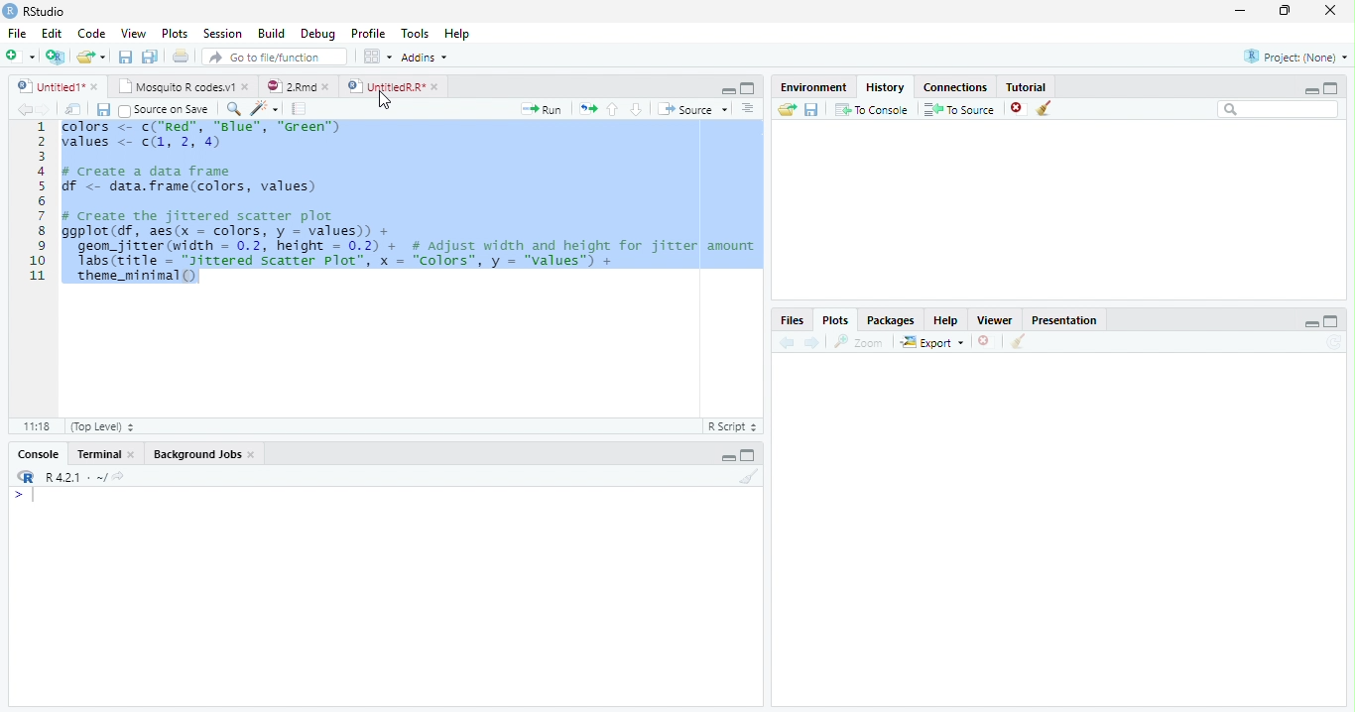  I want to click on Save current document, so click(126, 57).